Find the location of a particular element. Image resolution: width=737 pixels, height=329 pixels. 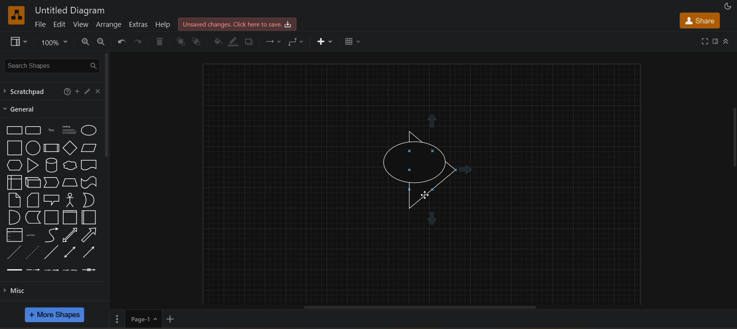

vertical scroll bar is located at coordinates (732, 138).